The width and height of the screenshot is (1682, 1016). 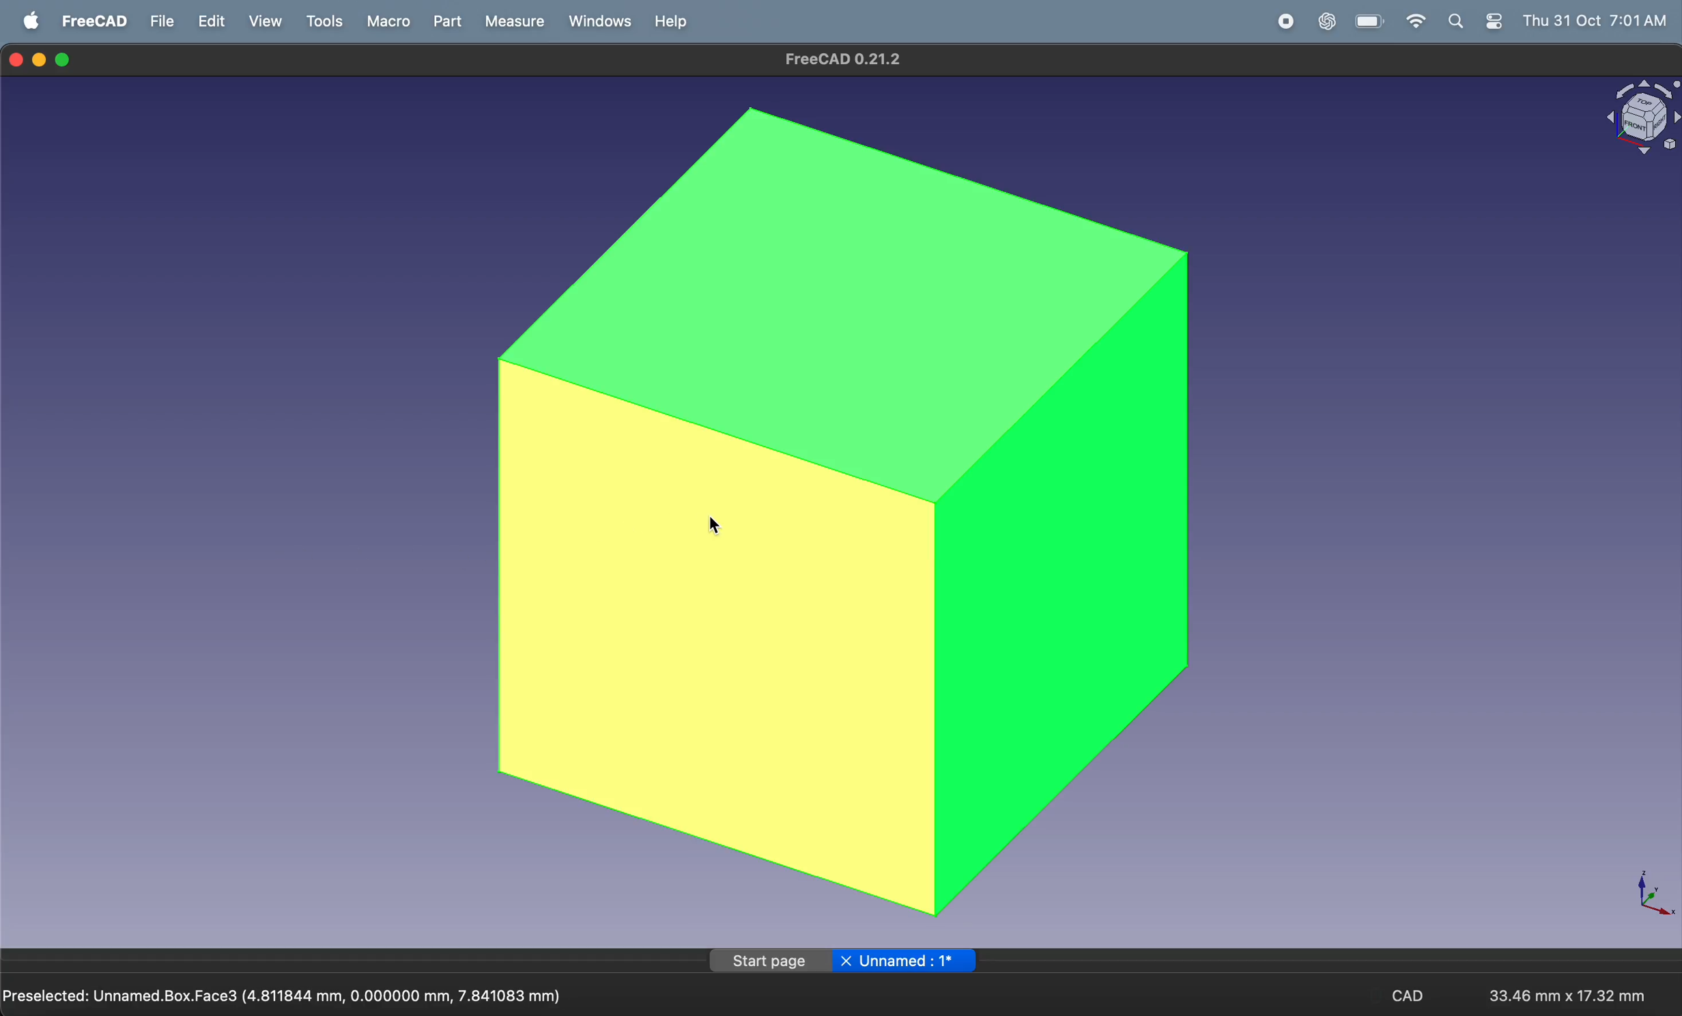 I want to click on tools, so click(x=327, y=22).